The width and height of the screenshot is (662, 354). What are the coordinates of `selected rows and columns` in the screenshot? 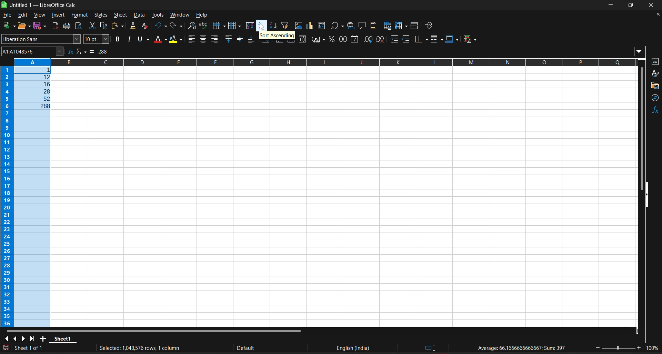 It's located at (138, 347).